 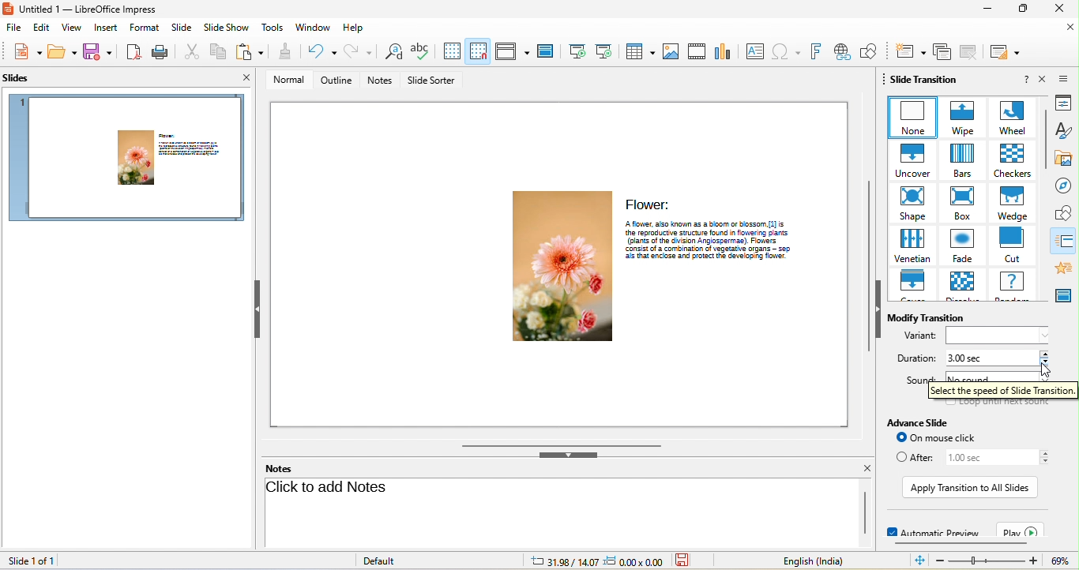 What do you see at coordinates (354, 28) in the screenshot?
I see `help` at bounding box center [354, 28].